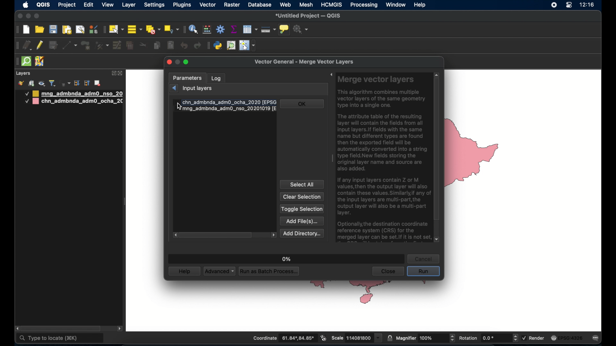 This screenshot has width=616, height=346. I want to click on ok button, so click(303, 103).